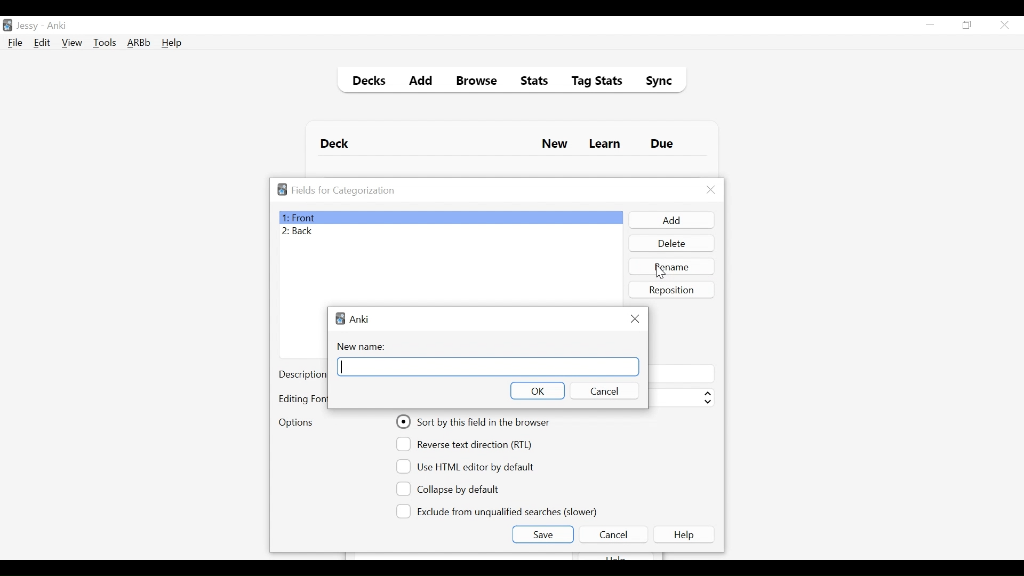 The image size is (1024, 576). What do you see at coordinates (360, 319) in the screenshot?
I see `Anki` at bounding box center [360, 319].